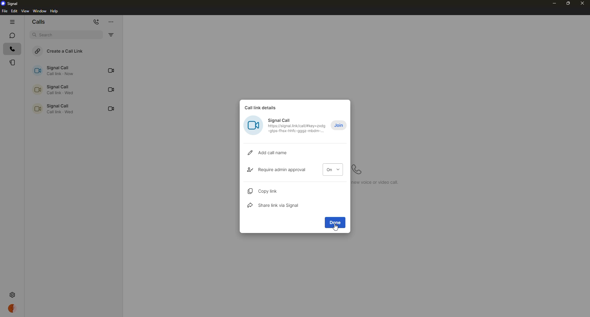 The image size is (590, 317). What do you see at coordinates (10, 3) in the screenshot?
I see `signal` at bounding box center [10, 3].